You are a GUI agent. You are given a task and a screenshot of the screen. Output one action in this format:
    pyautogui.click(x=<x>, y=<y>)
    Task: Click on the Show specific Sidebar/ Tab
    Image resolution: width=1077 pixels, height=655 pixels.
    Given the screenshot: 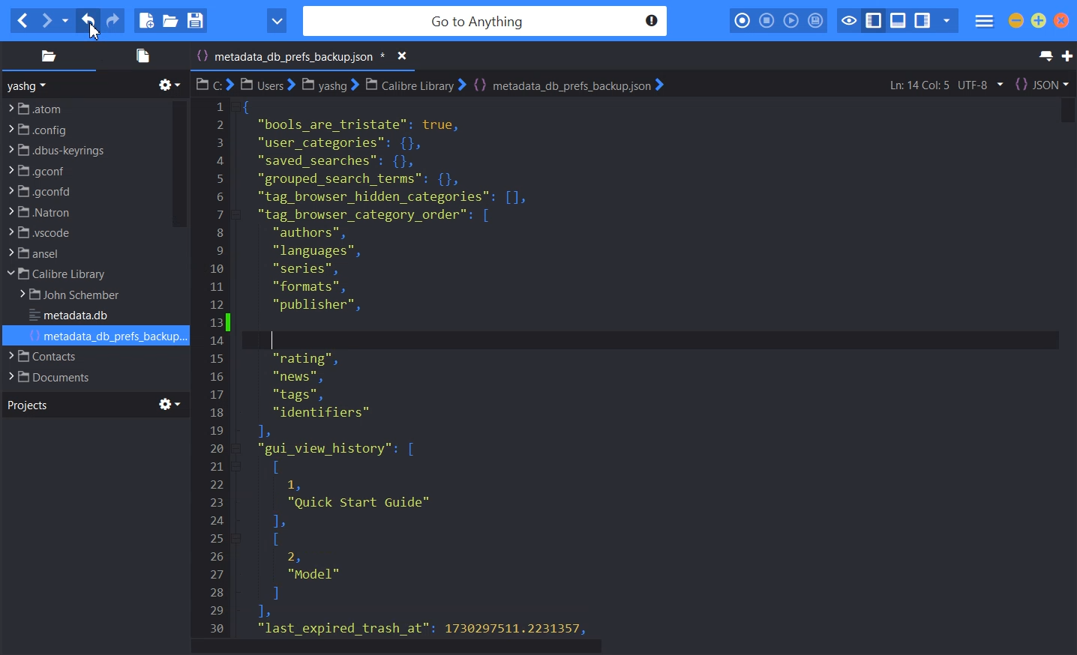 What is the action you would take?
    pyautogui.click(x=946, y=21)
    